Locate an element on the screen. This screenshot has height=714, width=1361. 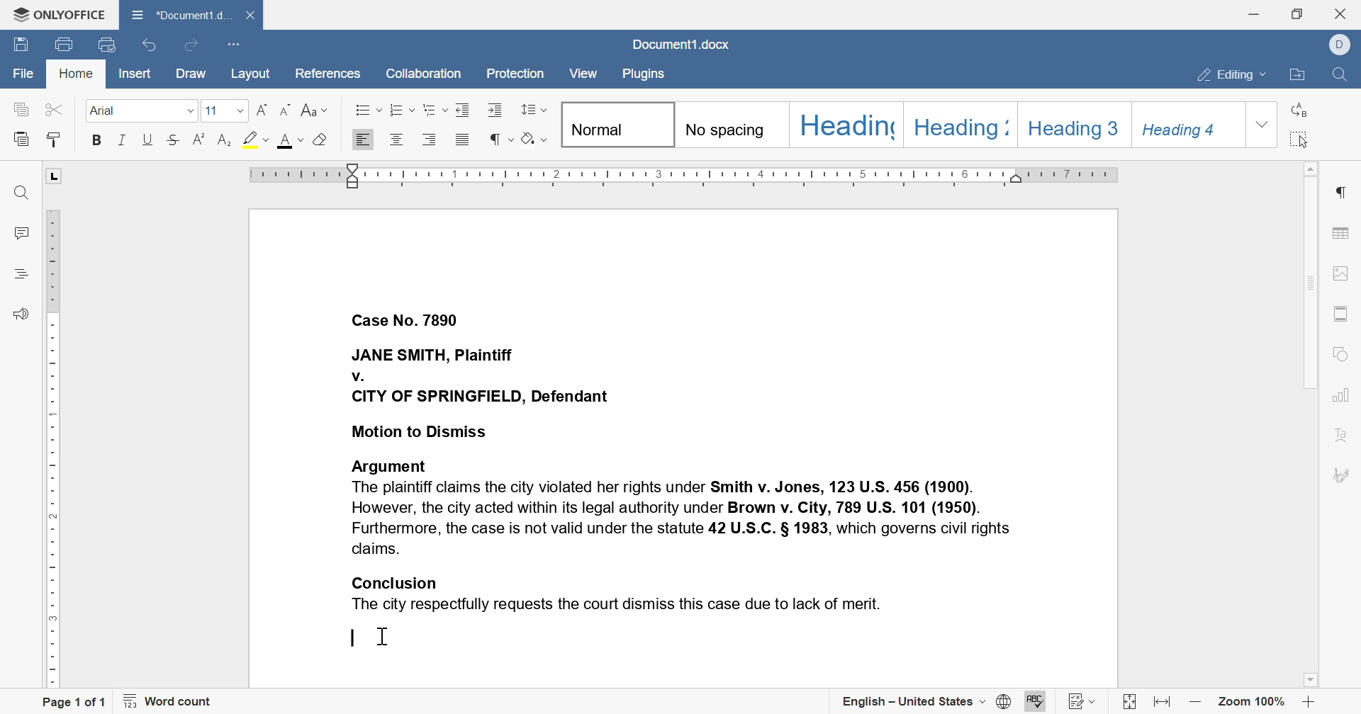
view is located at coordinates (583, 73).